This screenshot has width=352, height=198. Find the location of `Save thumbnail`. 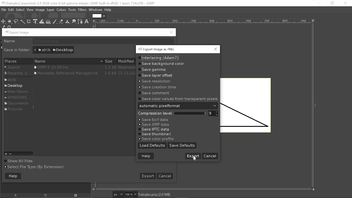

Save thumbnail is located at coordinates (157, 134).